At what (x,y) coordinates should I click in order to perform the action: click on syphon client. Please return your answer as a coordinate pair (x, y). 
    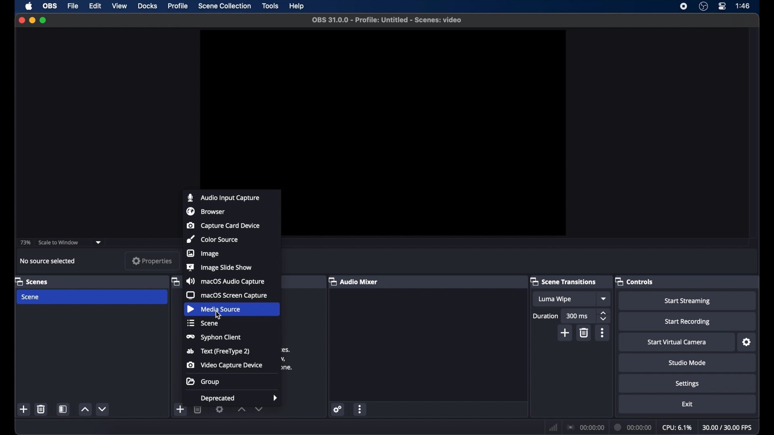
    Looking at the image, I should click on (213, 338).